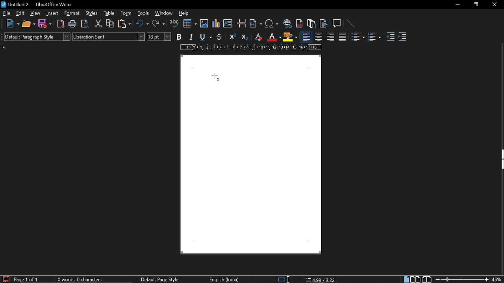 The image size is (504, 283). Describe the element at coordinates (324, 24) in the screenshot. I see `insert bookmark` at that location.